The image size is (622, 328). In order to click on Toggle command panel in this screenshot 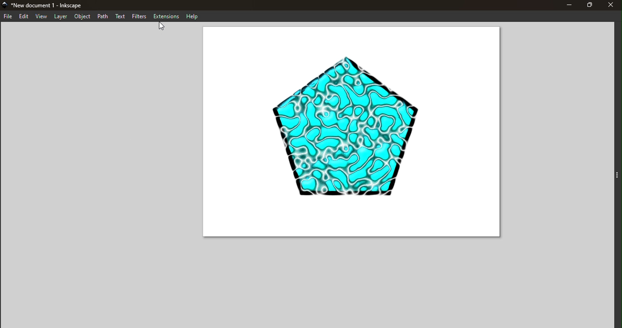, I will do `click(618, 174)`.